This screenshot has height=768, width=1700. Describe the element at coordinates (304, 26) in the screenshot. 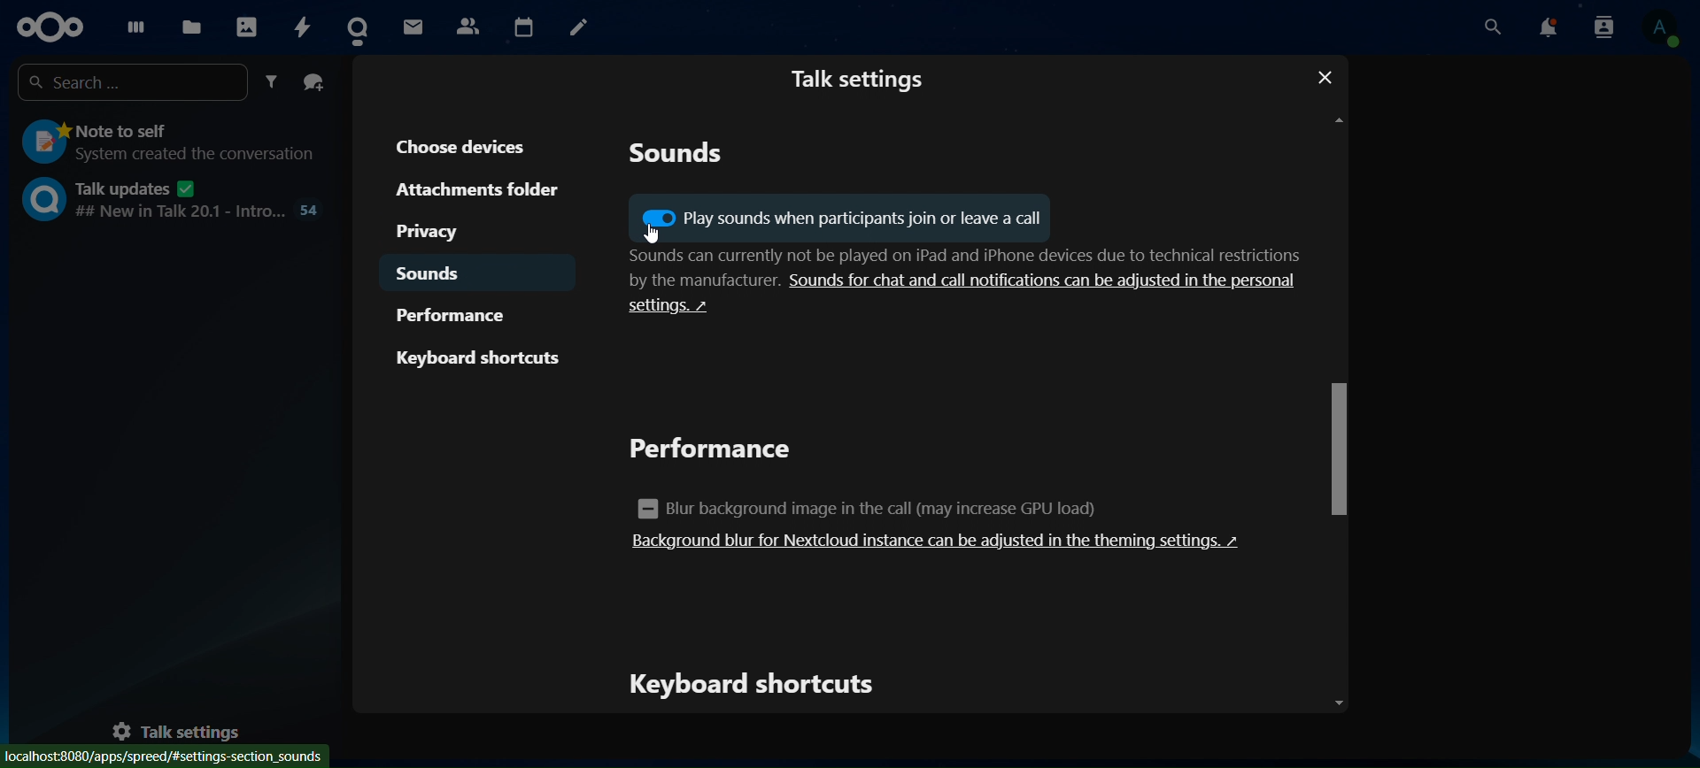

I see `activity` at that location.